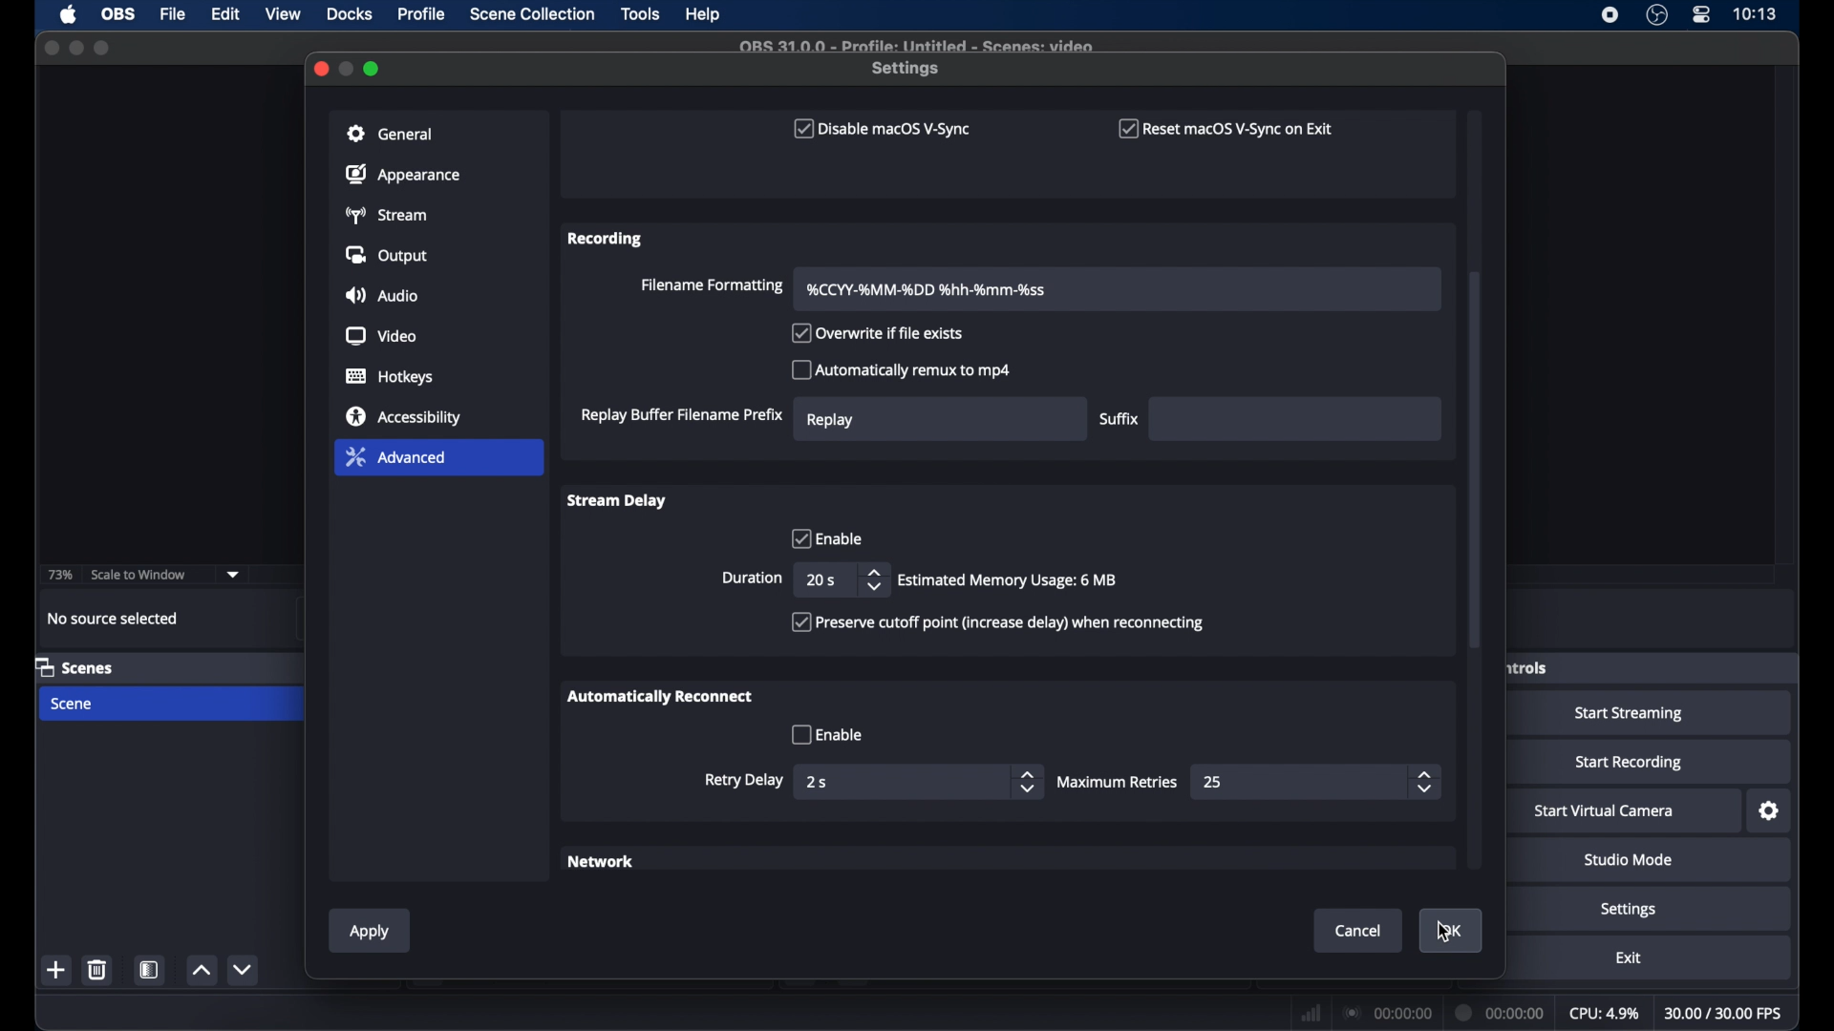 This screenshot has height=1031, width=1834. I want to click on hotkeys, so click(391, 377).